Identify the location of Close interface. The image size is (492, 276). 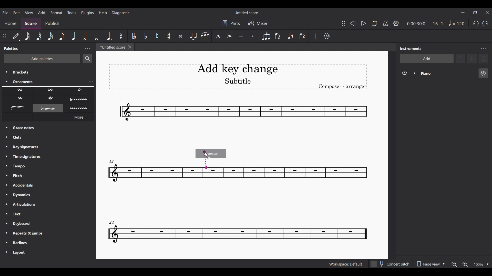
(487, 13).